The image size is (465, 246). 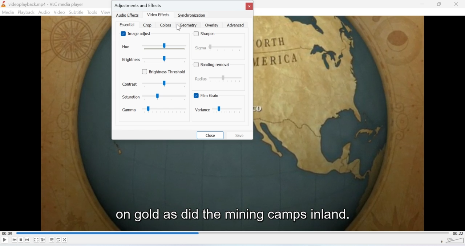 What do you see at coordinates (92, 12) in the screenshot?
I see `Tools` at bounding box center [92, 12].